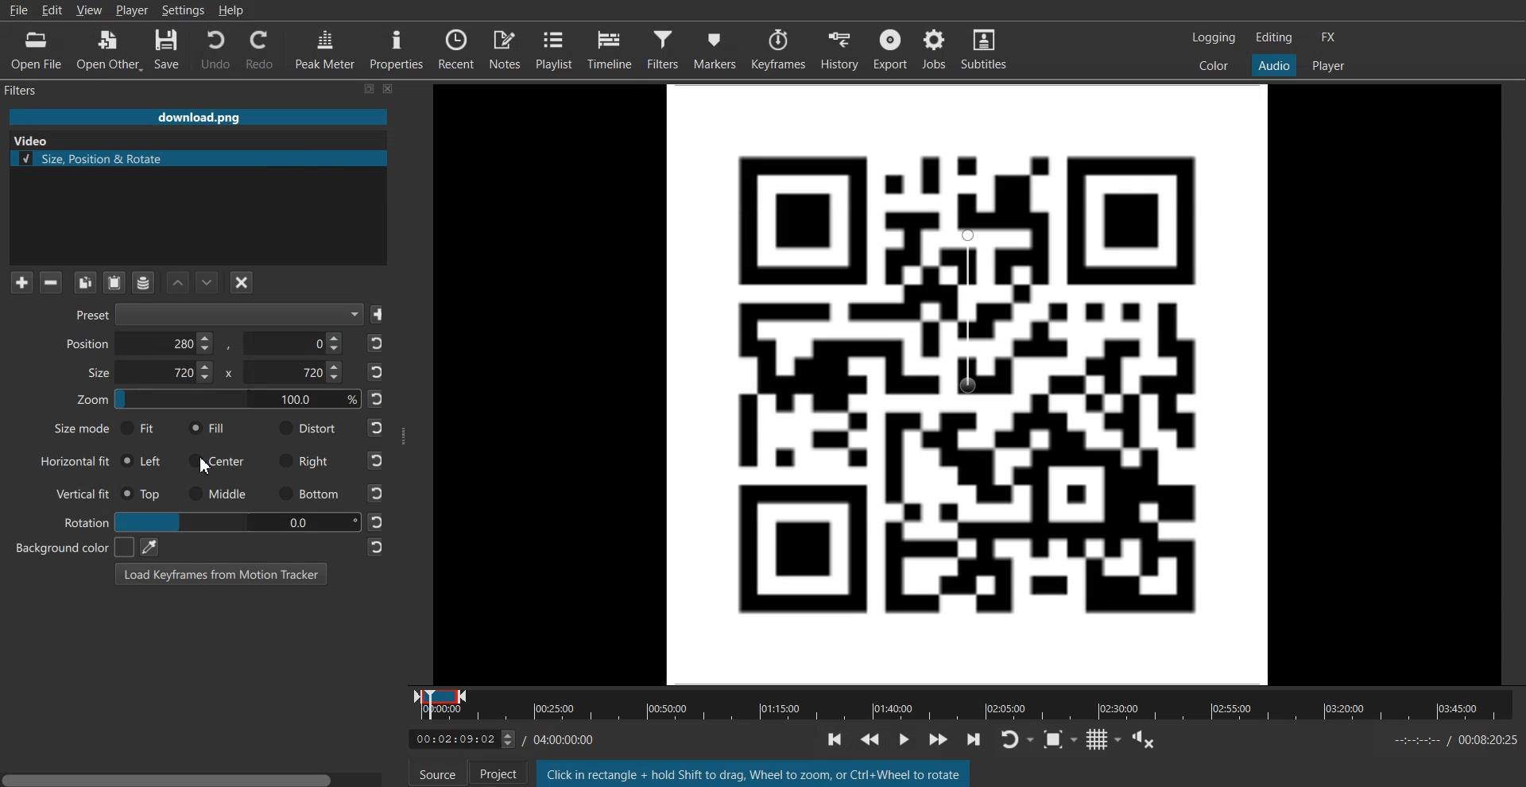  What do you see at coordinates (169, 49) in the screenshot?
I see `Save` at bounding box center [169, 49].